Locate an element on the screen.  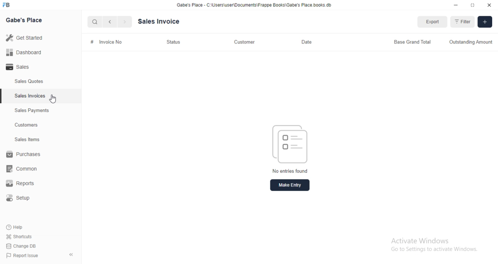
Status is located at coordinates (174, 42).